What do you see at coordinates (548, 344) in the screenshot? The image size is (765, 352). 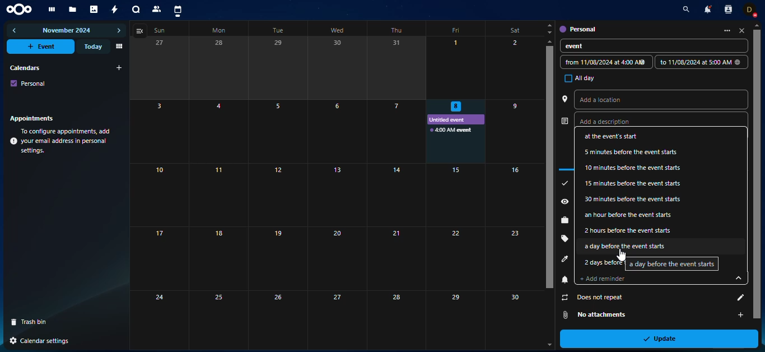 I see `Scroll down` at bounding box center [548, 344].